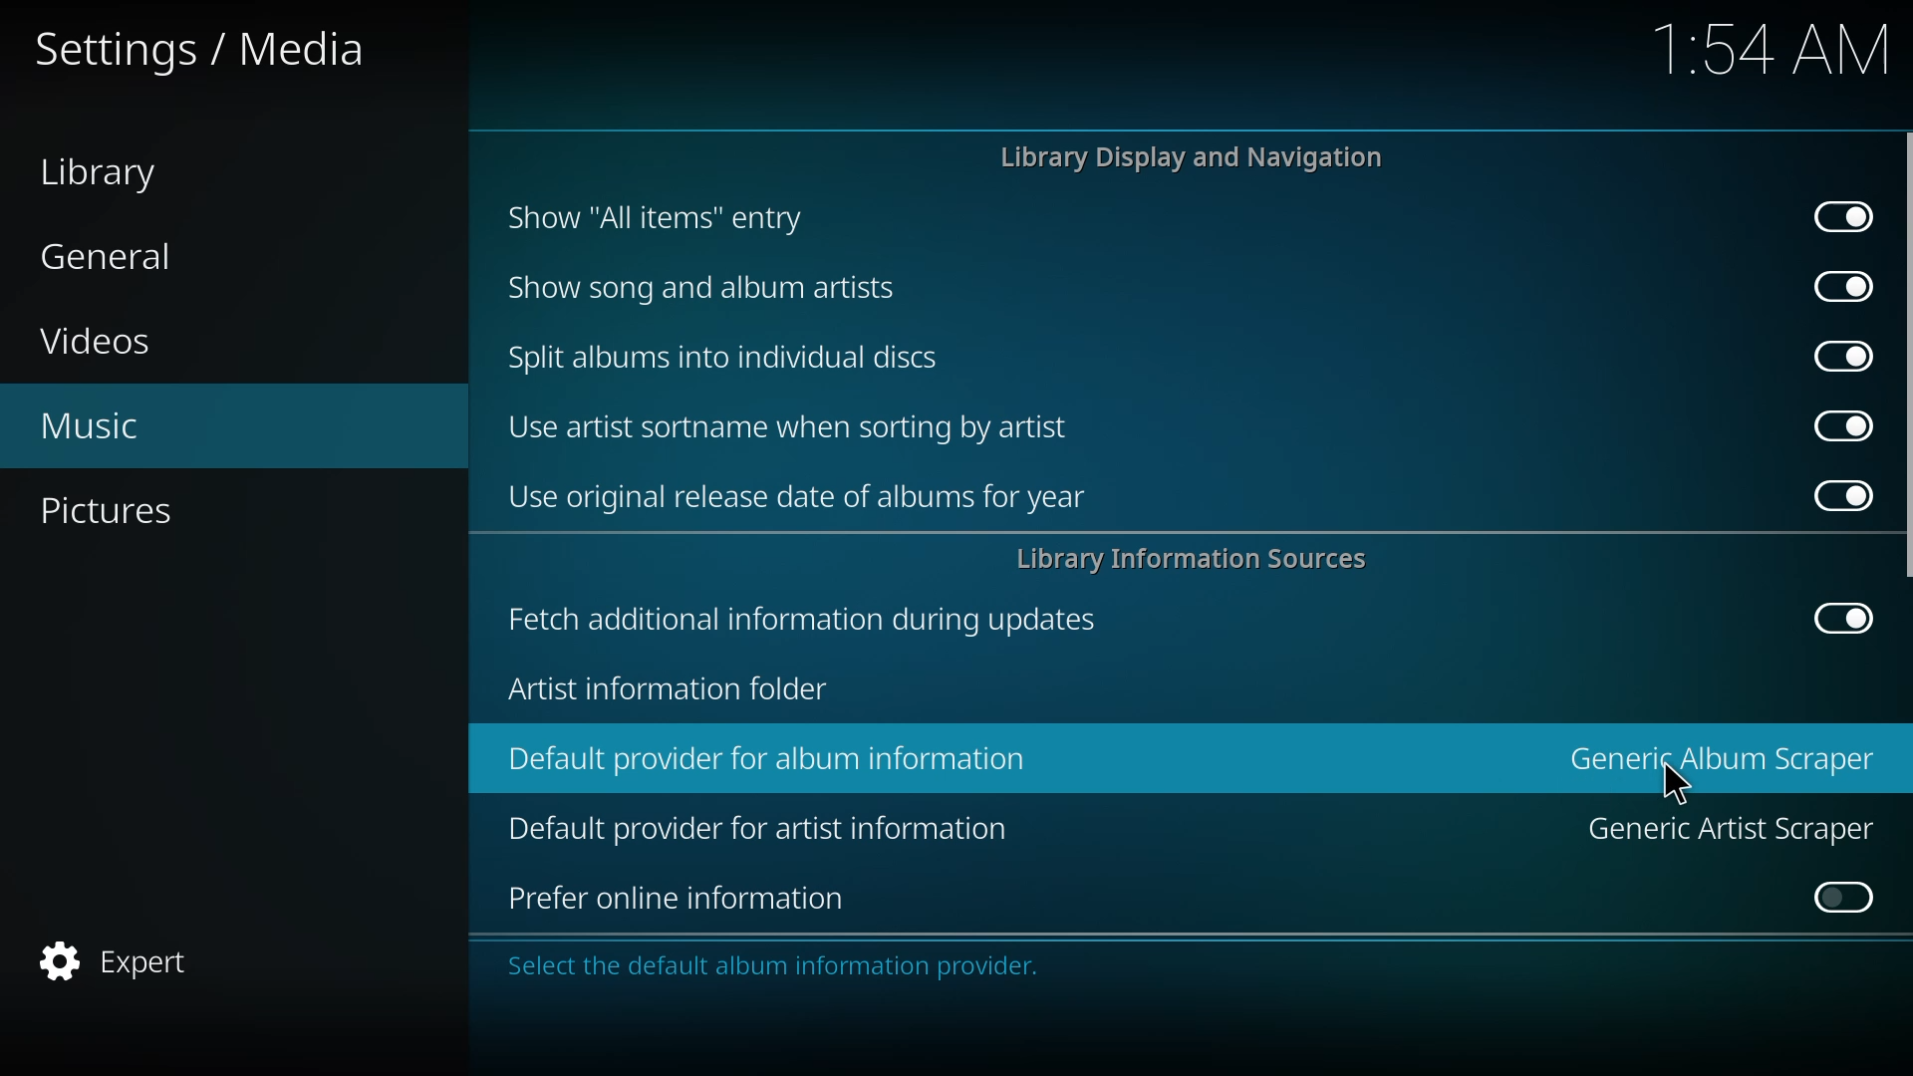 The width and height of the screenshot is (1913, 1076). What do you see at coordinates (1830, 496) in the screenshot?
I see `enabled` at bounding box center [1830, 496].